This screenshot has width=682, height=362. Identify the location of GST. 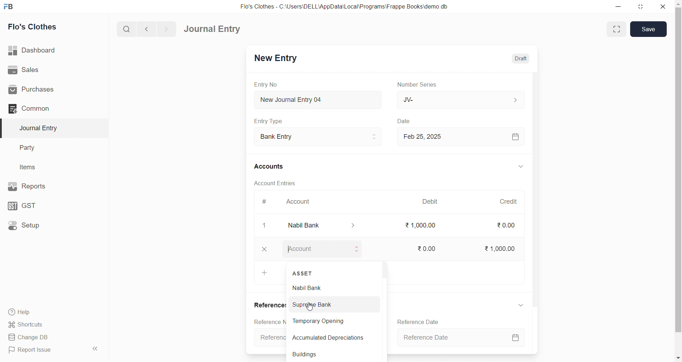
(49, 204).